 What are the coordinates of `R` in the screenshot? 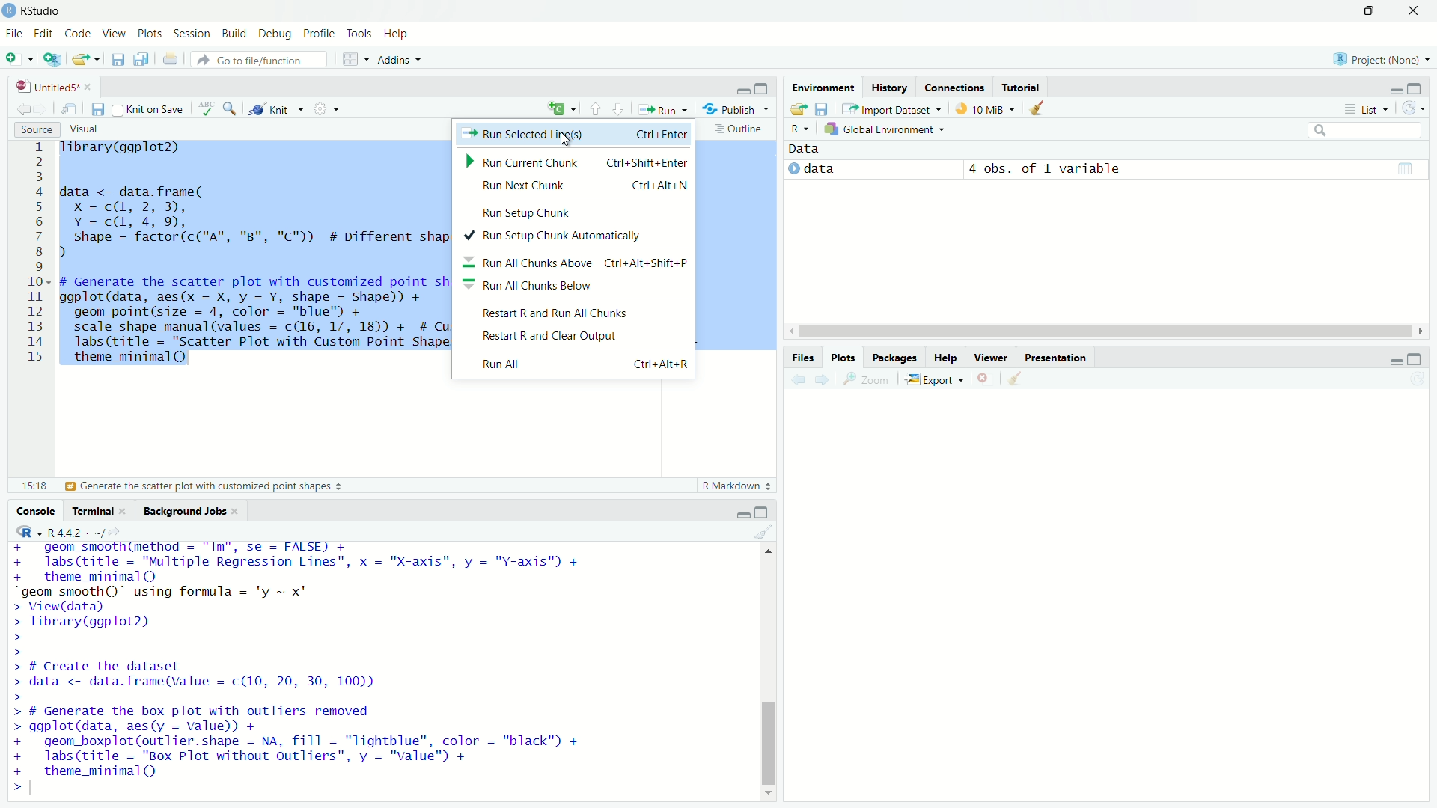 It's located at (800, 130).